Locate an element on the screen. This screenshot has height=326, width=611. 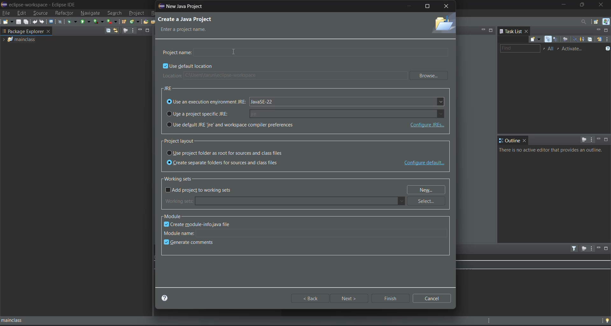
access commands and other items is located at coordinates (582, 21).